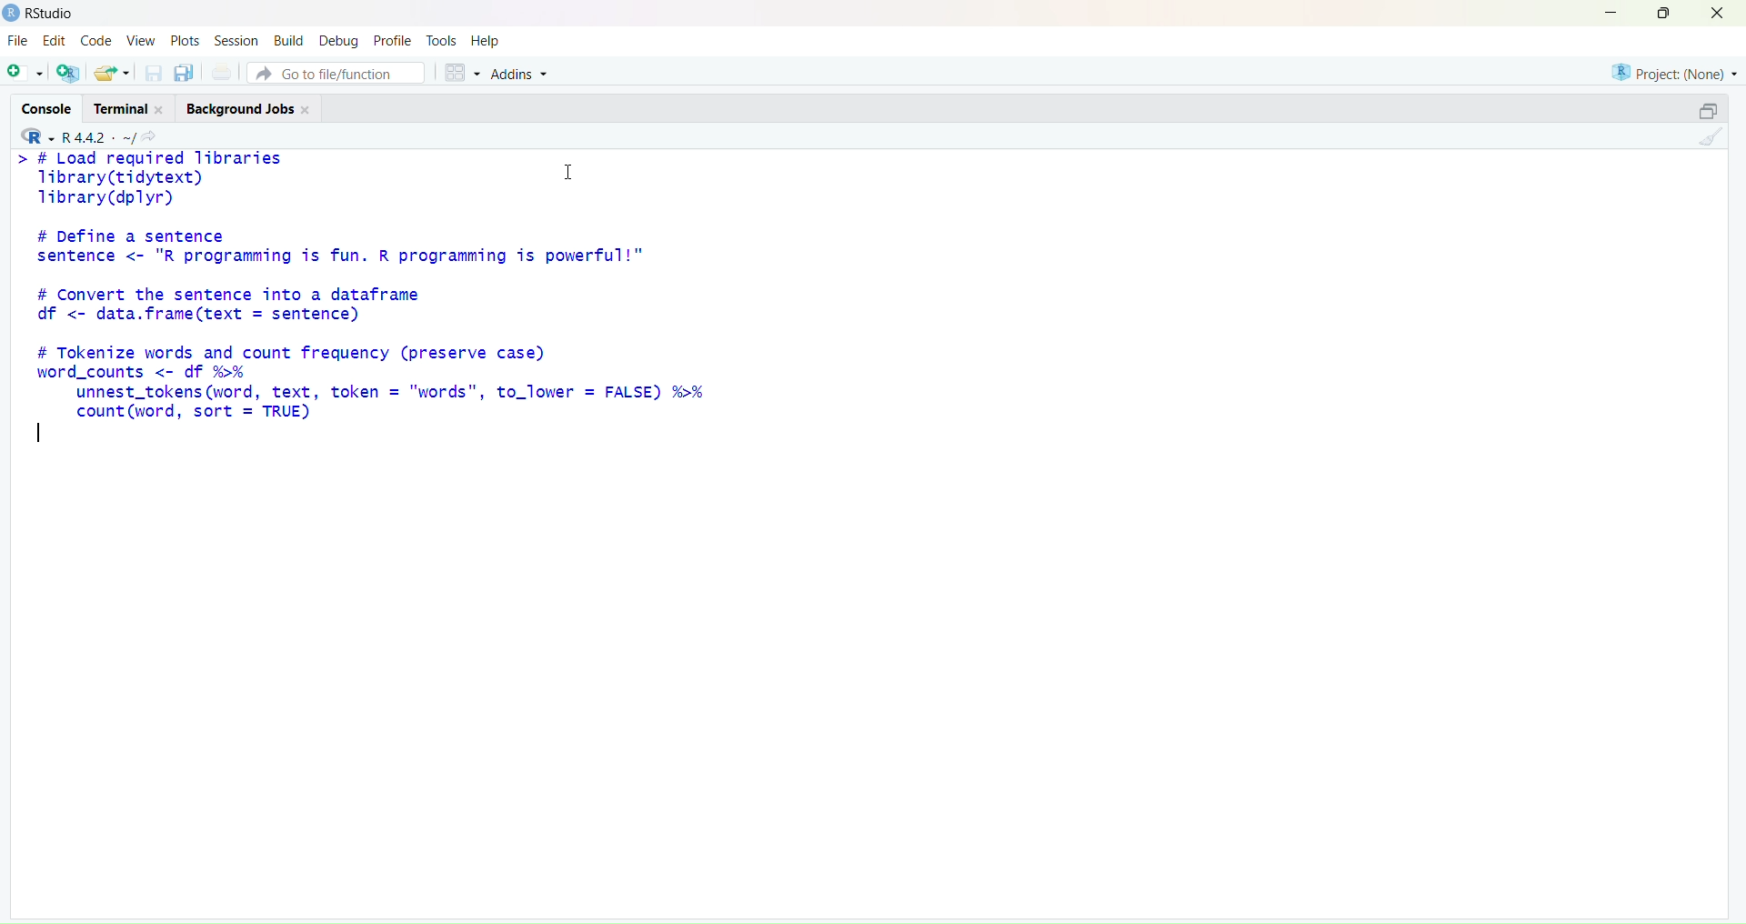 Image resolution: width=1746 pixels, height=924 pixels. I want to click on save current document, so click(152, 74).